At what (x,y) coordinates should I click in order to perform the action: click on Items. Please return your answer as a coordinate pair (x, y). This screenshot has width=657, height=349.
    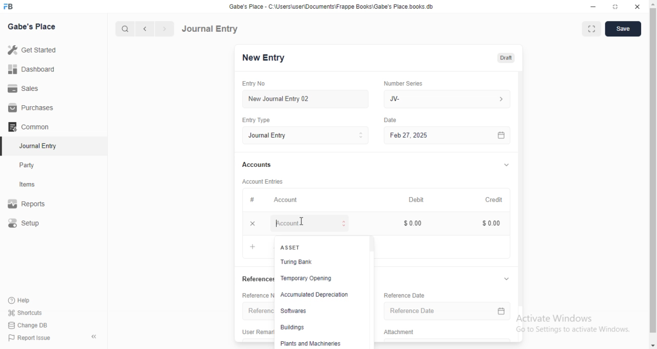
    Looking at the image, I should click on (28, 185).